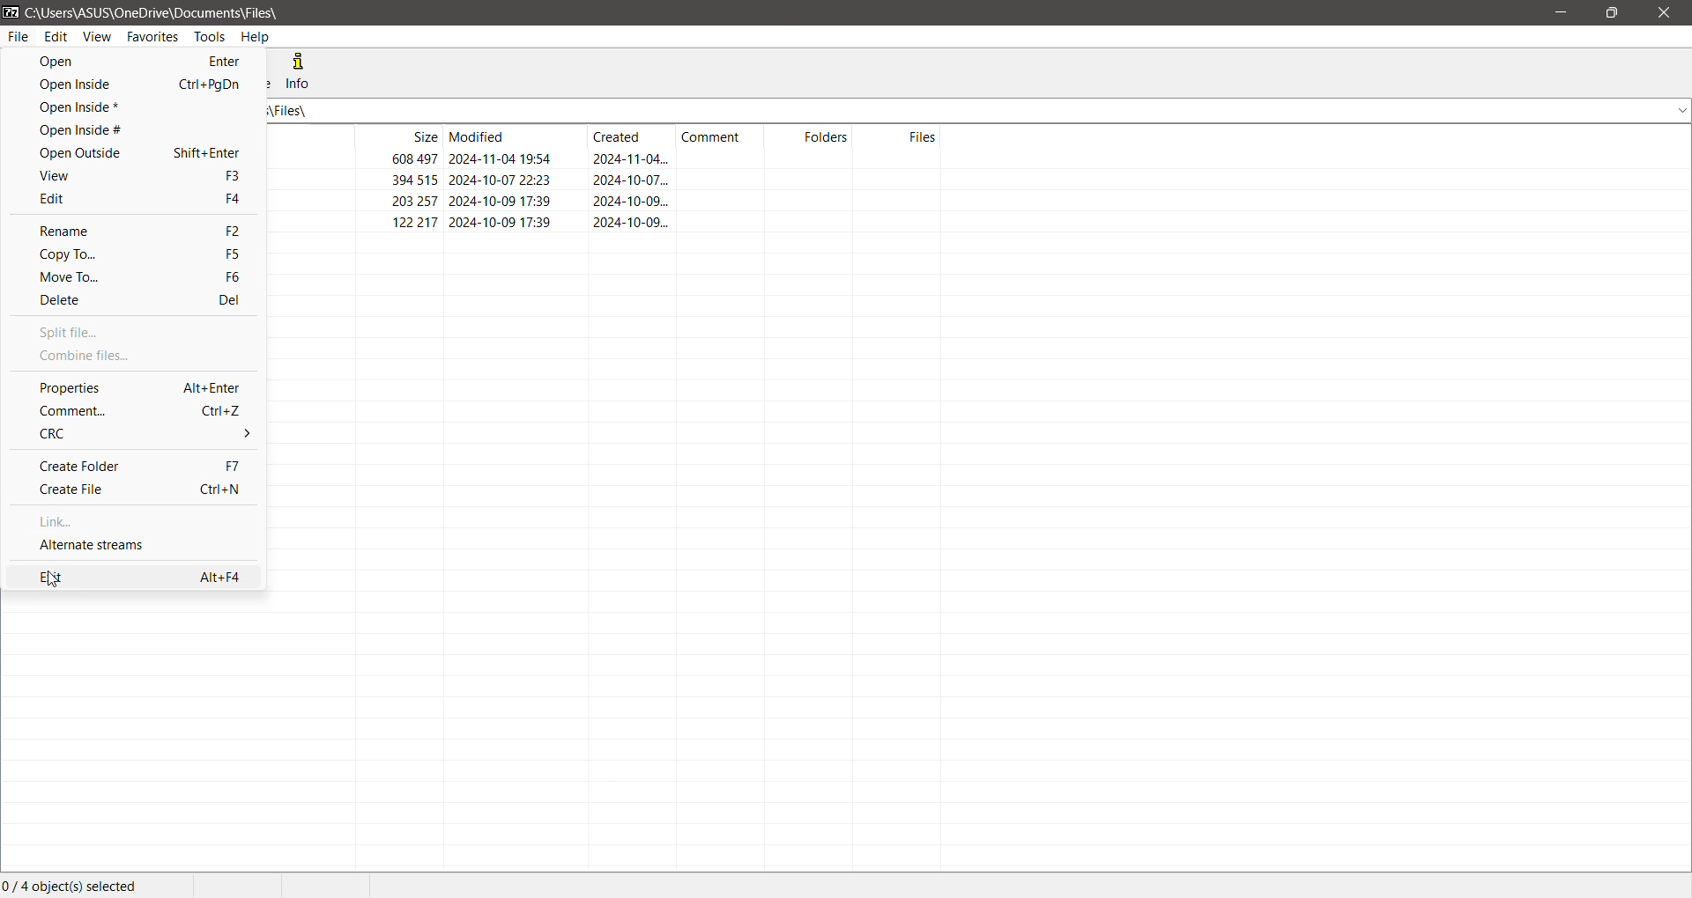 The width and height of the screenshot is (1692, 898). Describe the element at coordinates (716, 138) in the screenshot. I see `Comment` at that location.